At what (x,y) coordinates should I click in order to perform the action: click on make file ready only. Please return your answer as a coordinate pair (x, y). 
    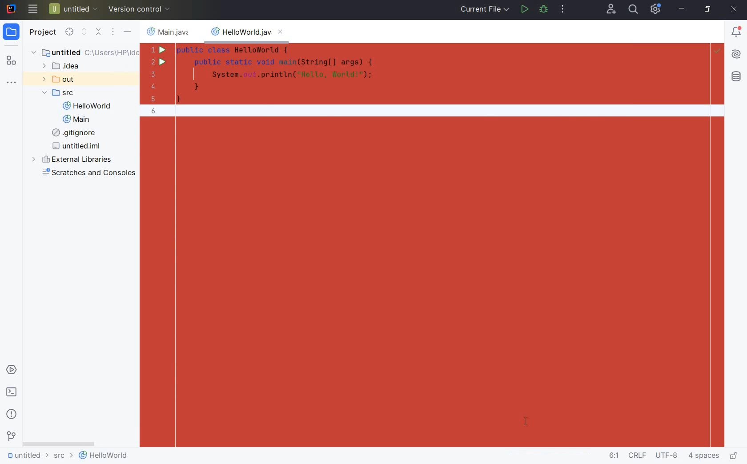
    Looking at the image, I should click on (735, 456).